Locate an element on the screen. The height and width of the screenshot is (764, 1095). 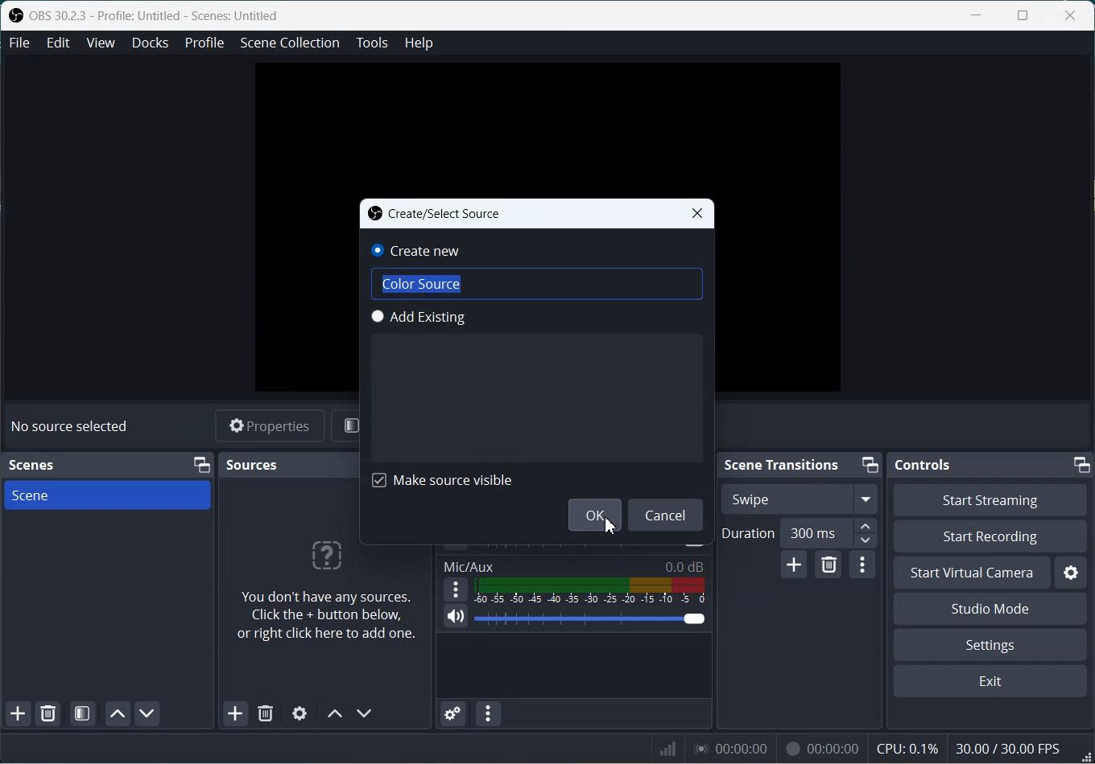
Docks is located at coordinates (151, 43).